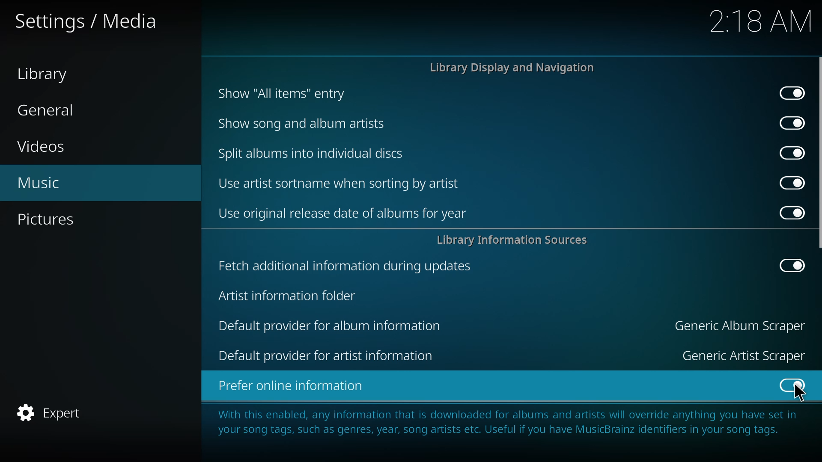  I want to click on info, so click(507, 424).